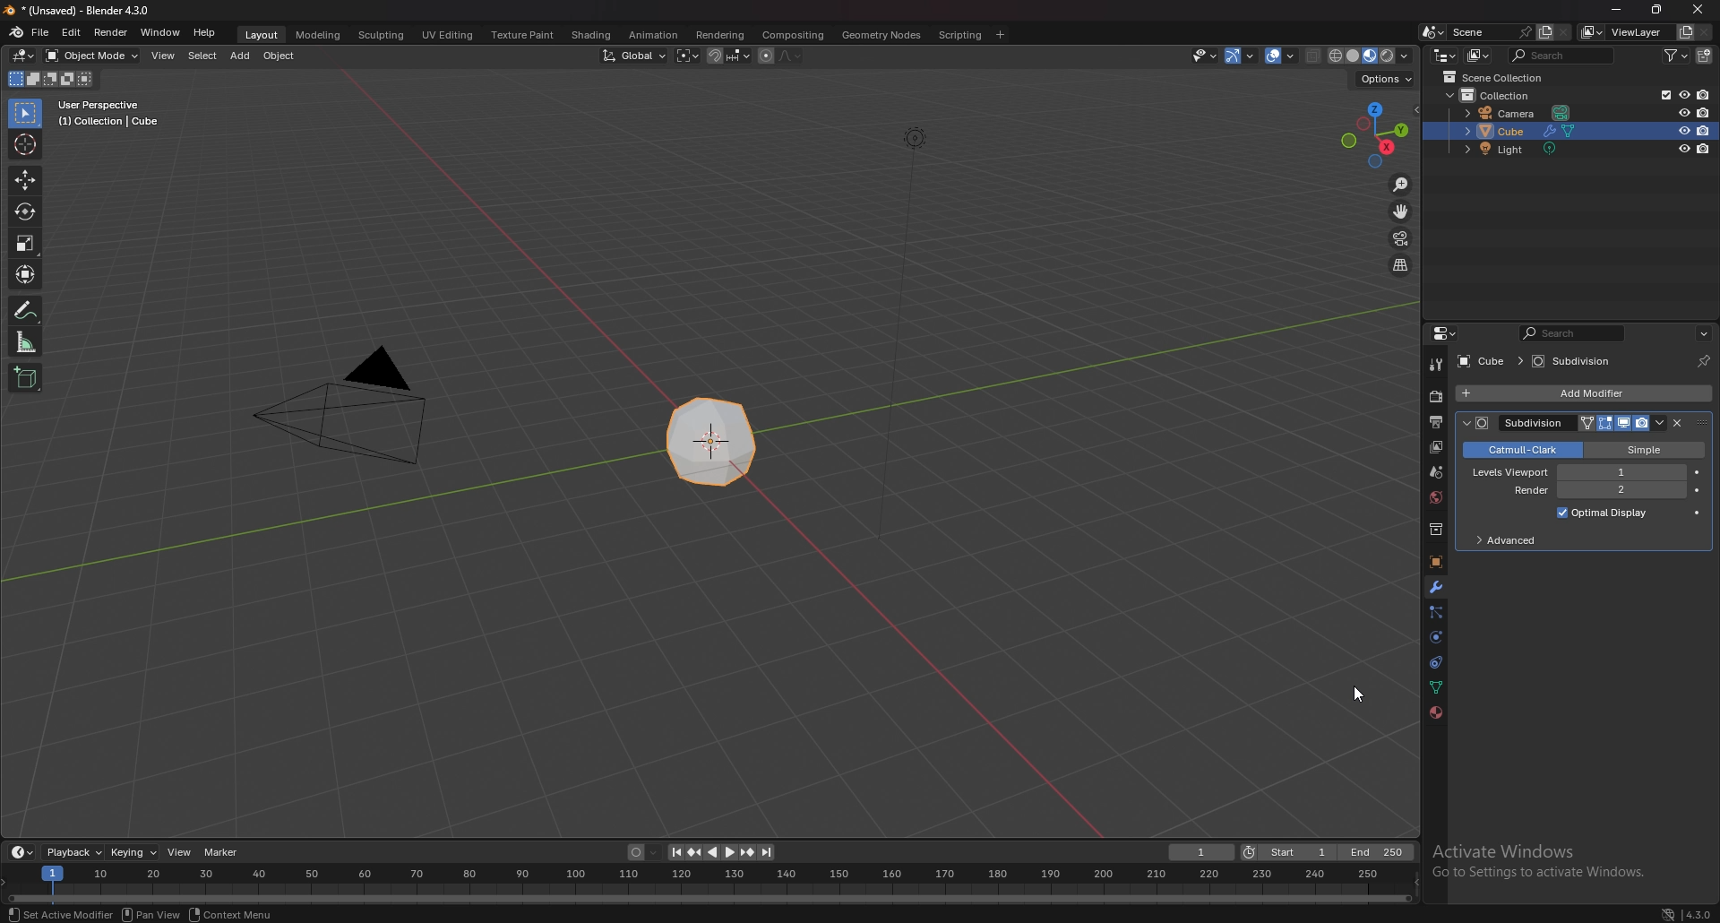 This screenshot has width=1720, height=923. What do you see at coordinates (1663, 95) in the screenshot?
I see `exclude from view layer` at bounding box center [1663, 95].